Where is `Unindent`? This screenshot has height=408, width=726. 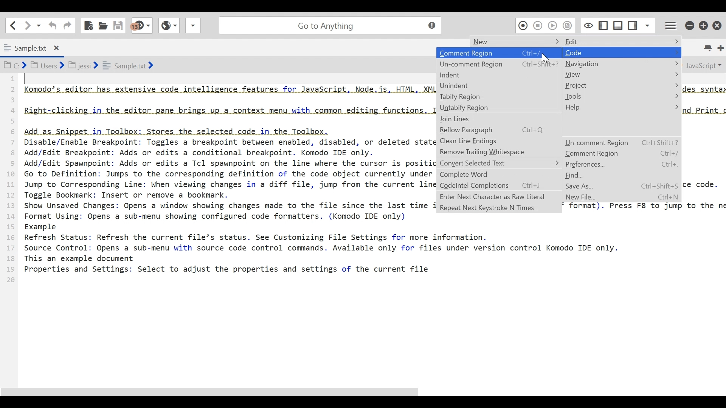
Unindent is located at coordinates (498, 85).